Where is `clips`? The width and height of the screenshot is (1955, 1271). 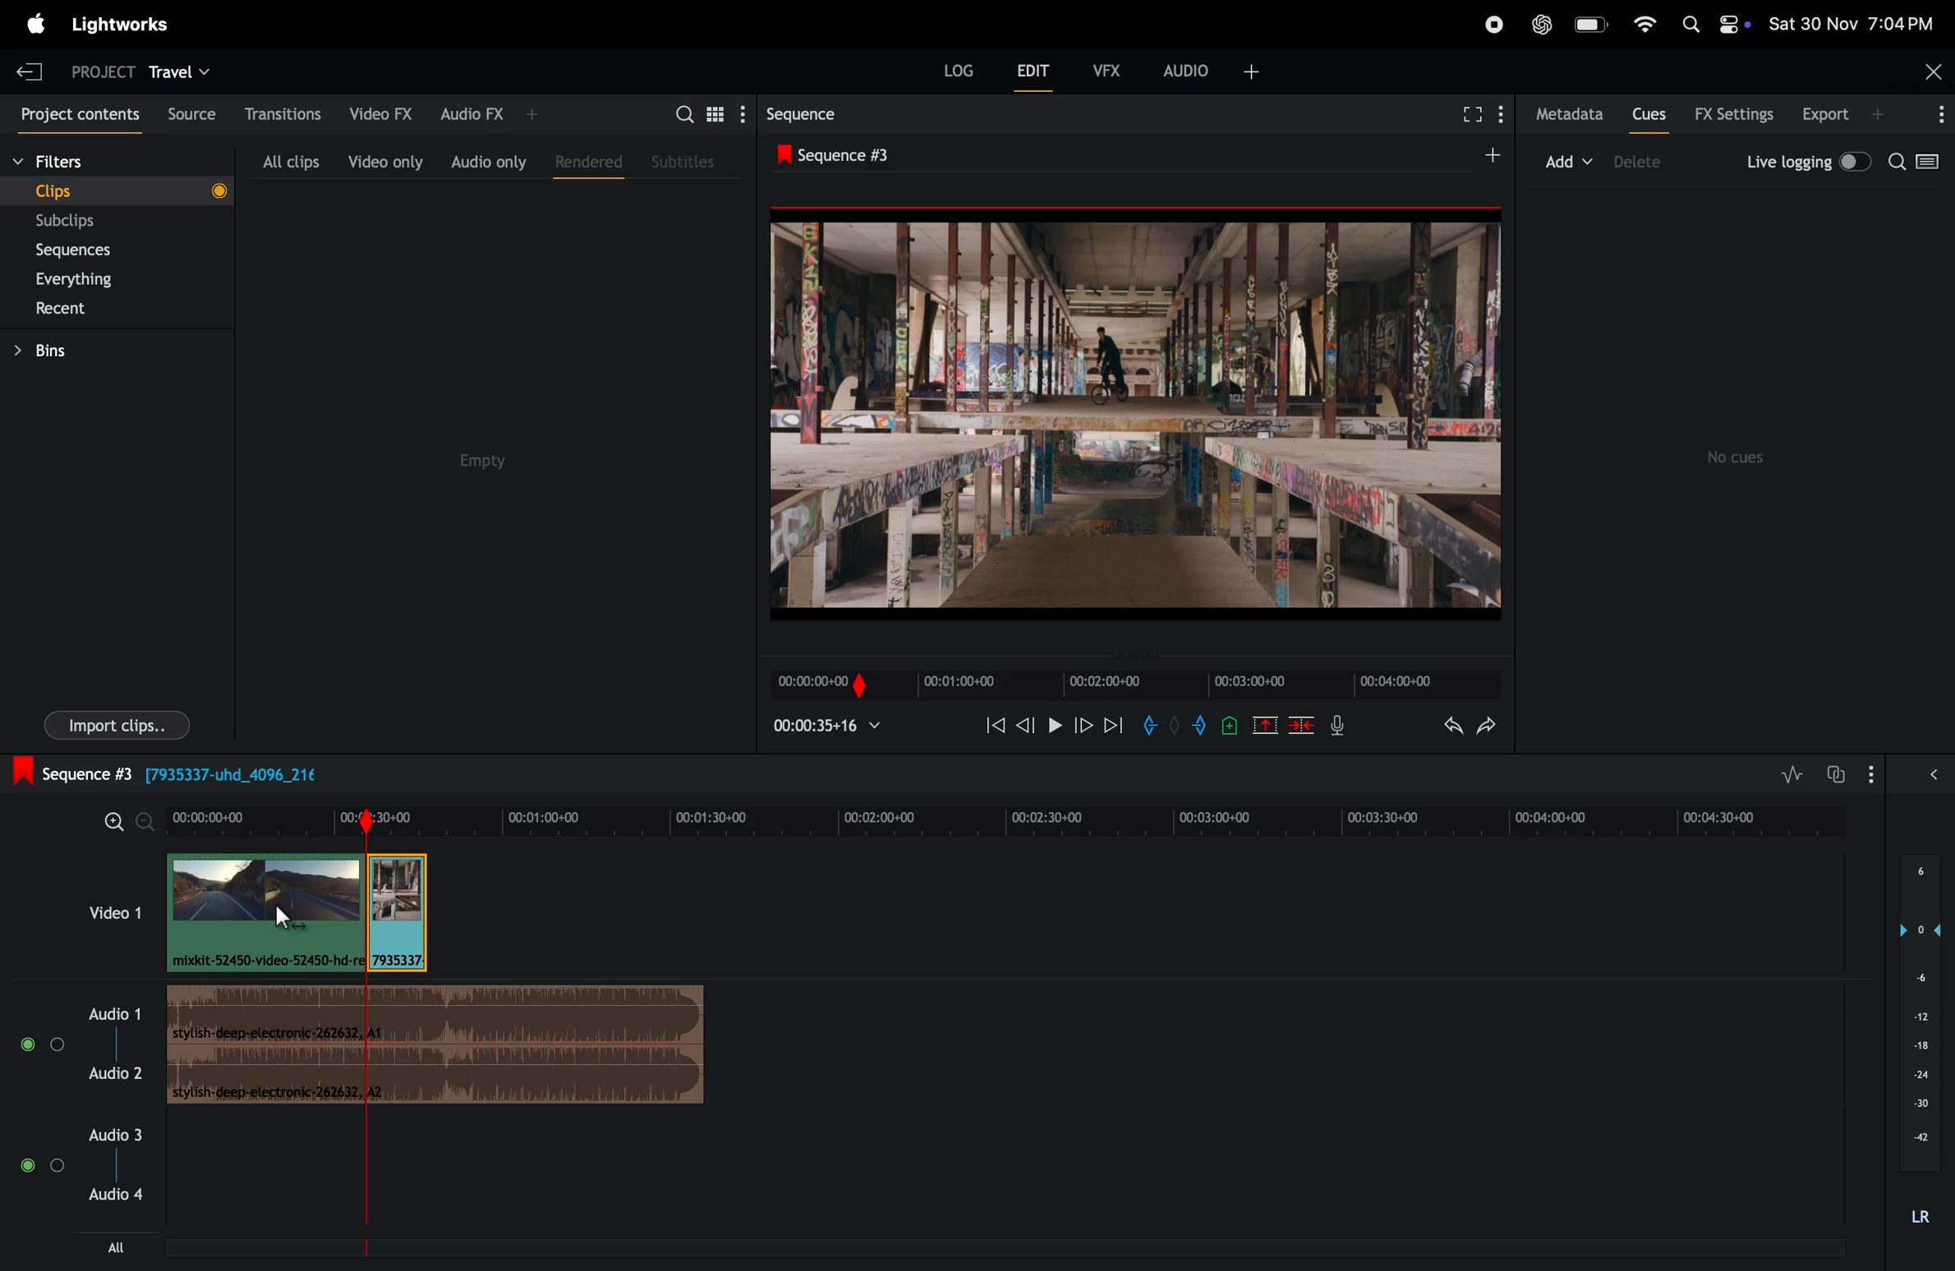
clips is located at coordinates (114, 190).